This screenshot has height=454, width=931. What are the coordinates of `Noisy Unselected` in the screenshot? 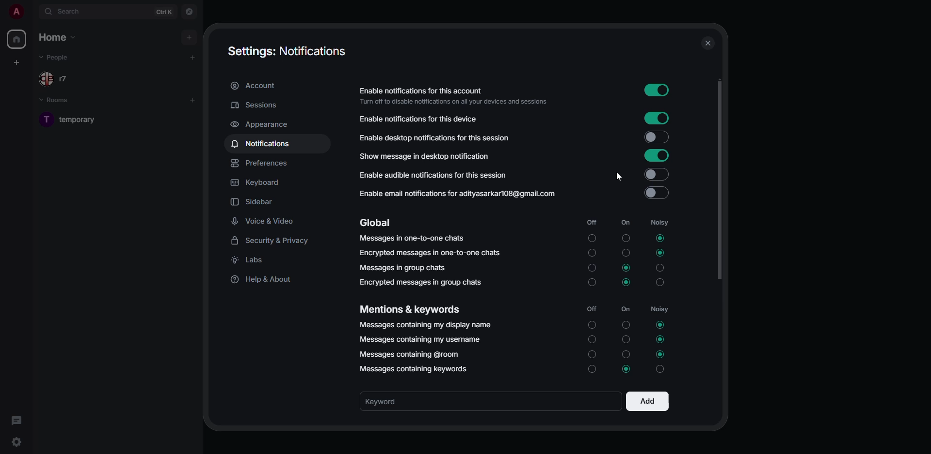 It's located at (659, 267).